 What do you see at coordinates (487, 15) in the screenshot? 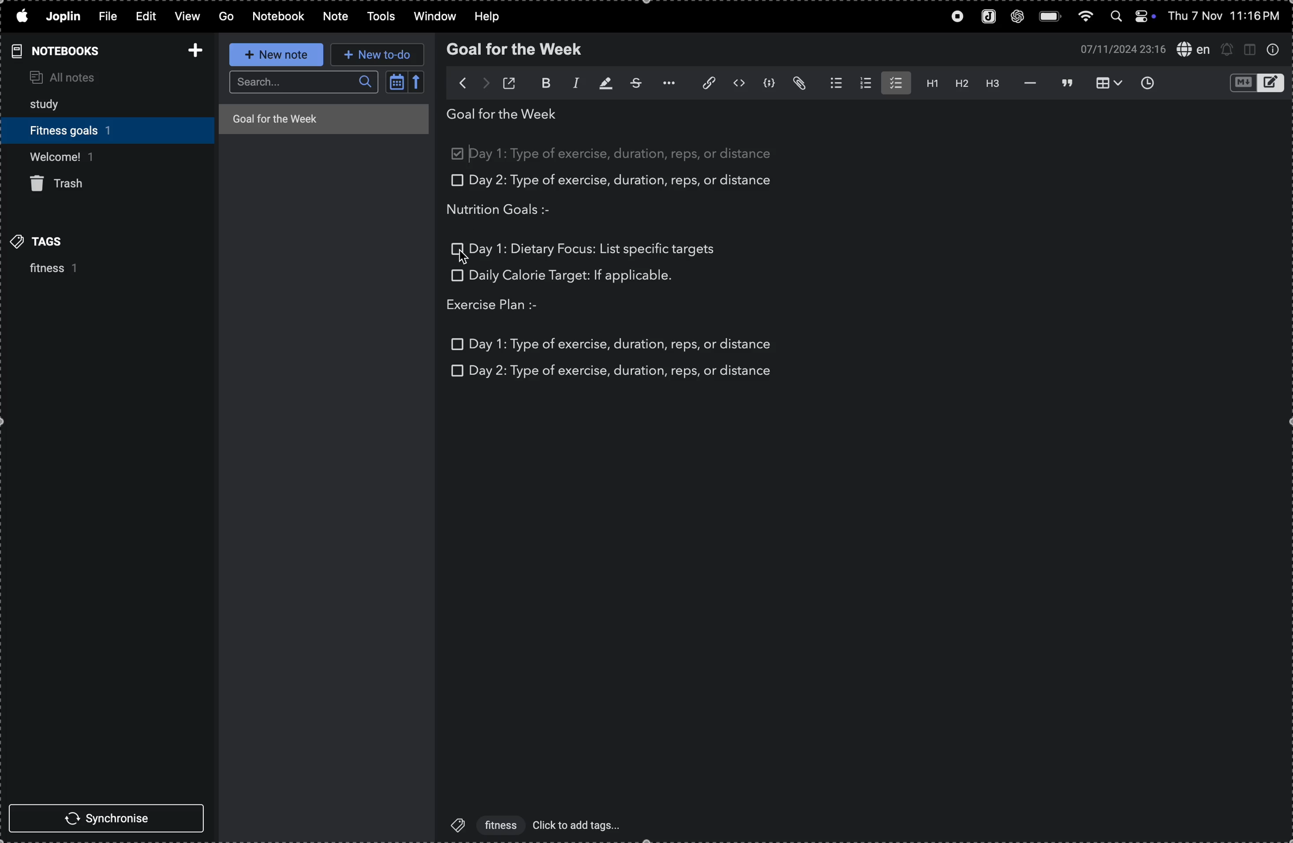
I see `help` at bounding box center [487, 15].